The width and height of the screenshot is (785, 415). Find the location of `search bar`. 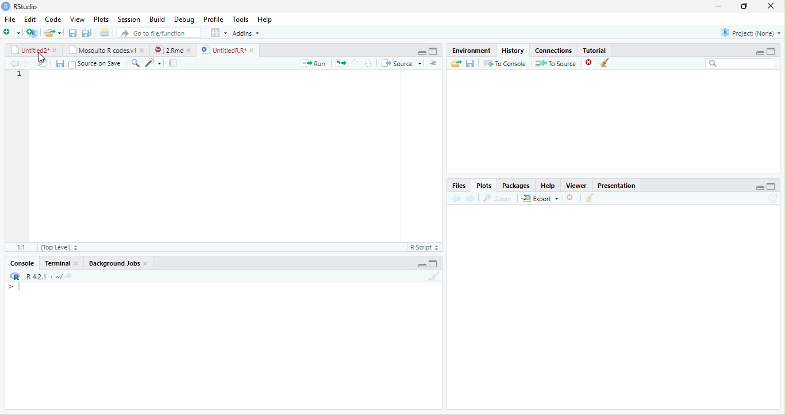

search bar is located at coordinates (741, 64).